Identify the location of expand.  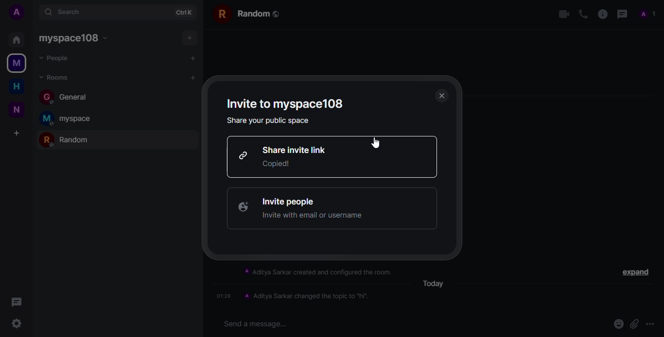
(633, 271).